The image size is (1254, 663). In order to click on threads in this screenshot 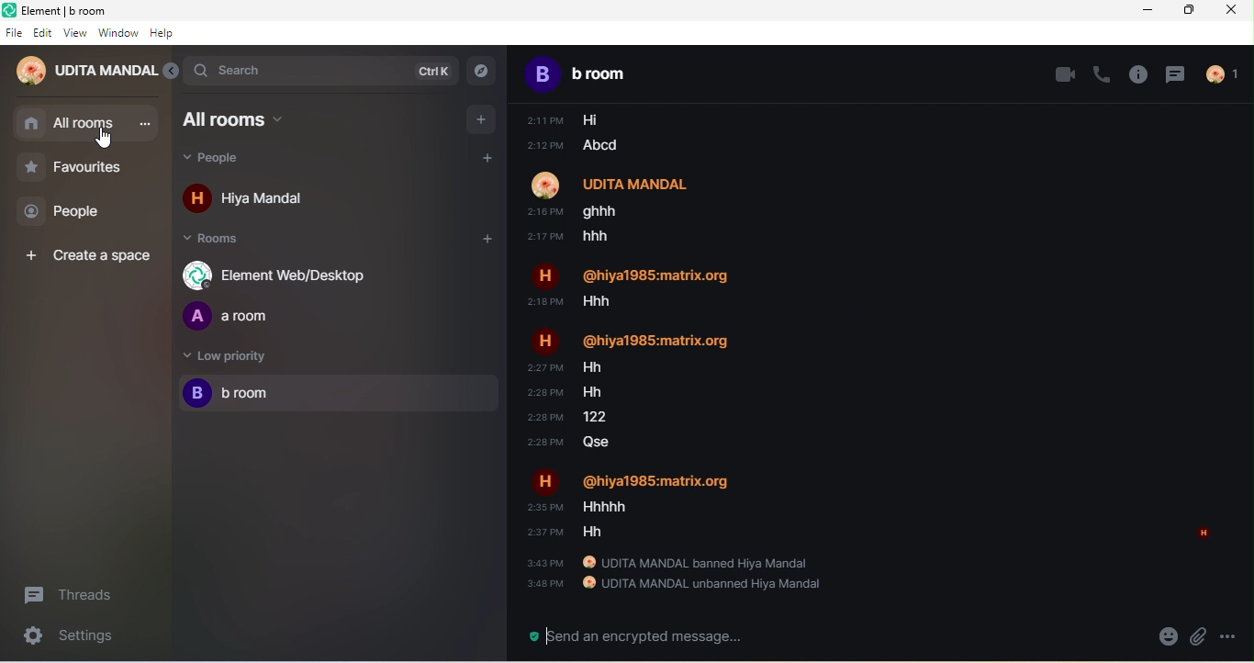, I will do `click(1175, 73)`.